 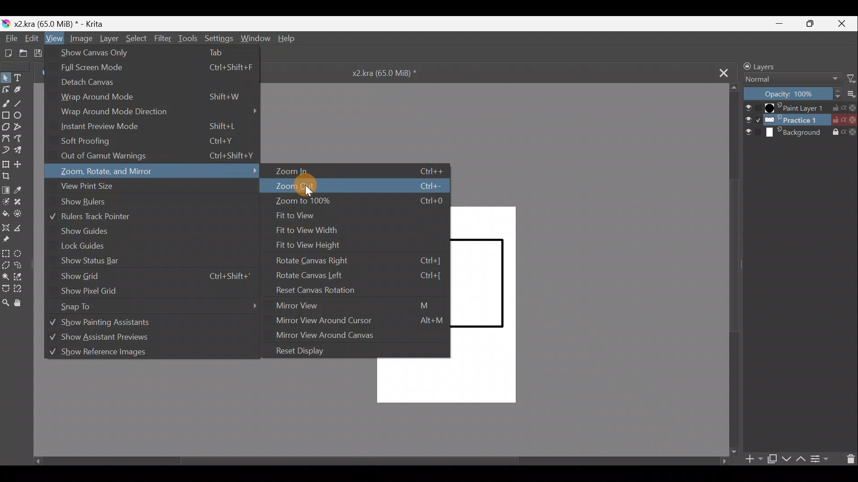 I want to click on Polygon tool, so click(x=6, y=126).